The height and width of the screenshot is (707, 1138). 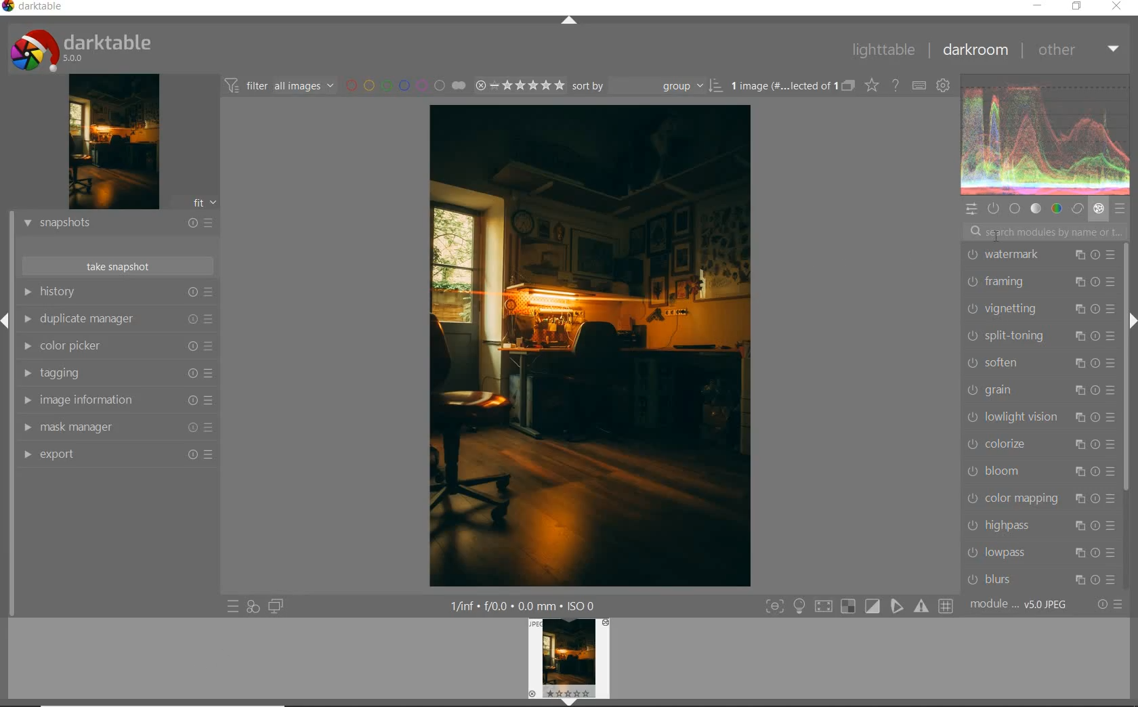 What do you see at coordinates (116, 223) in the screenshot?
I see `snapshots` at bounding box center [116, 223].